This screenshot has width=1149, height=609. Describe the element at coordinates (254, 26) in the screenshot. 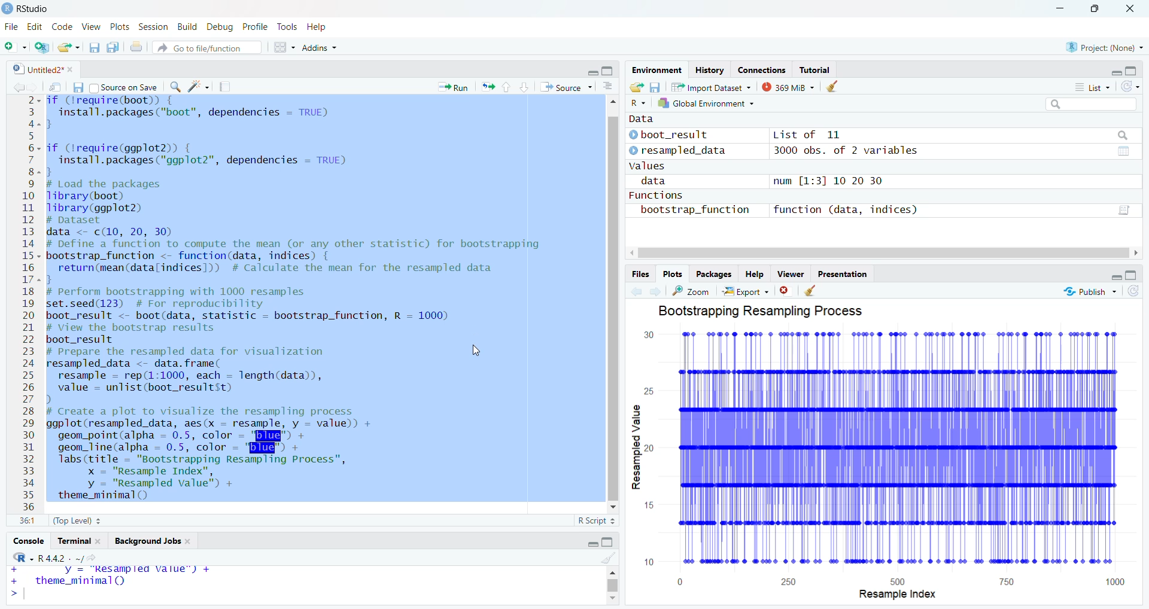

I see ` Profile` at that location.